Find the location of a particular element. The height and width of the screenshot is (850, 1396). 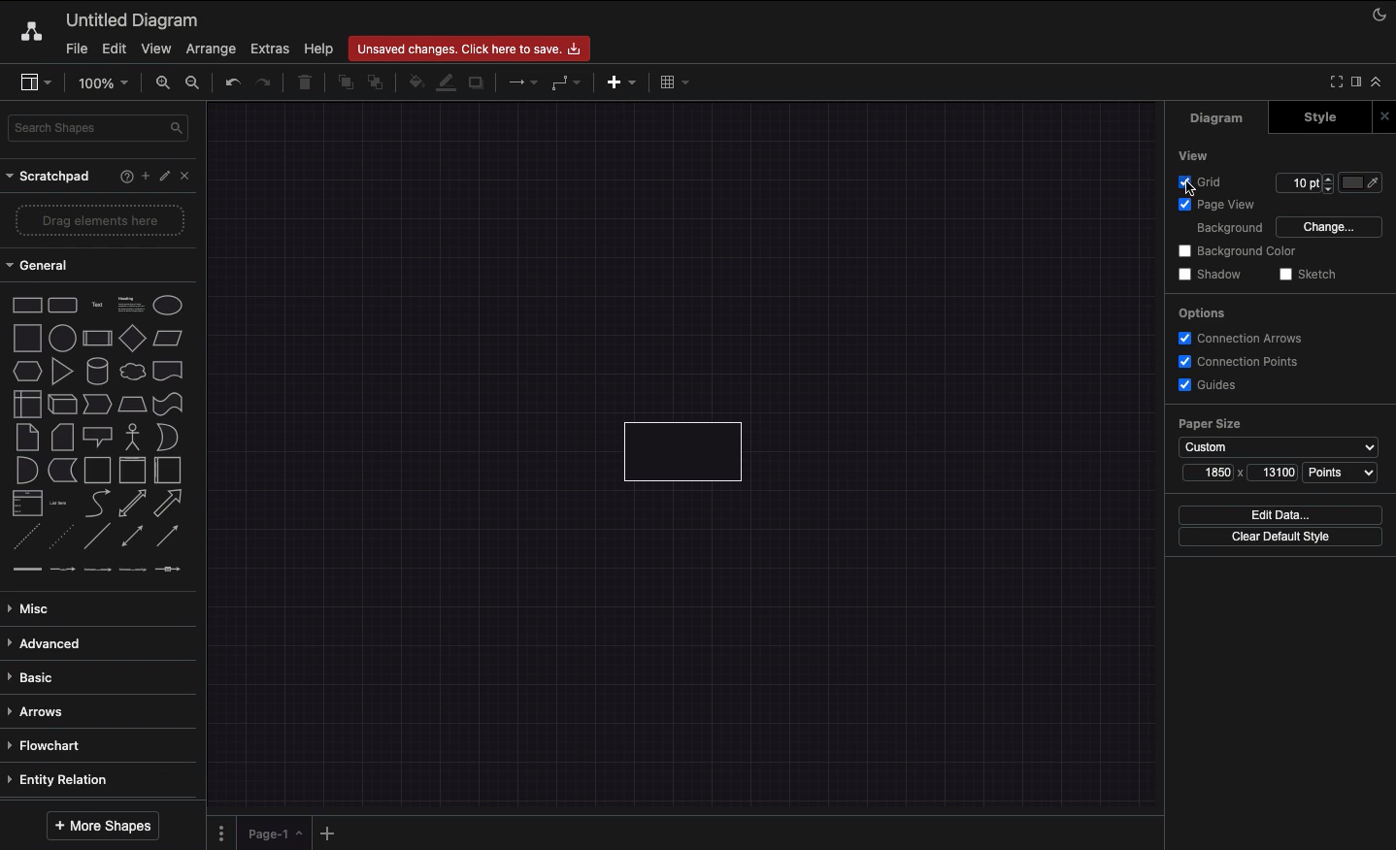

Entity relation  is located at coordinates (69, 781).